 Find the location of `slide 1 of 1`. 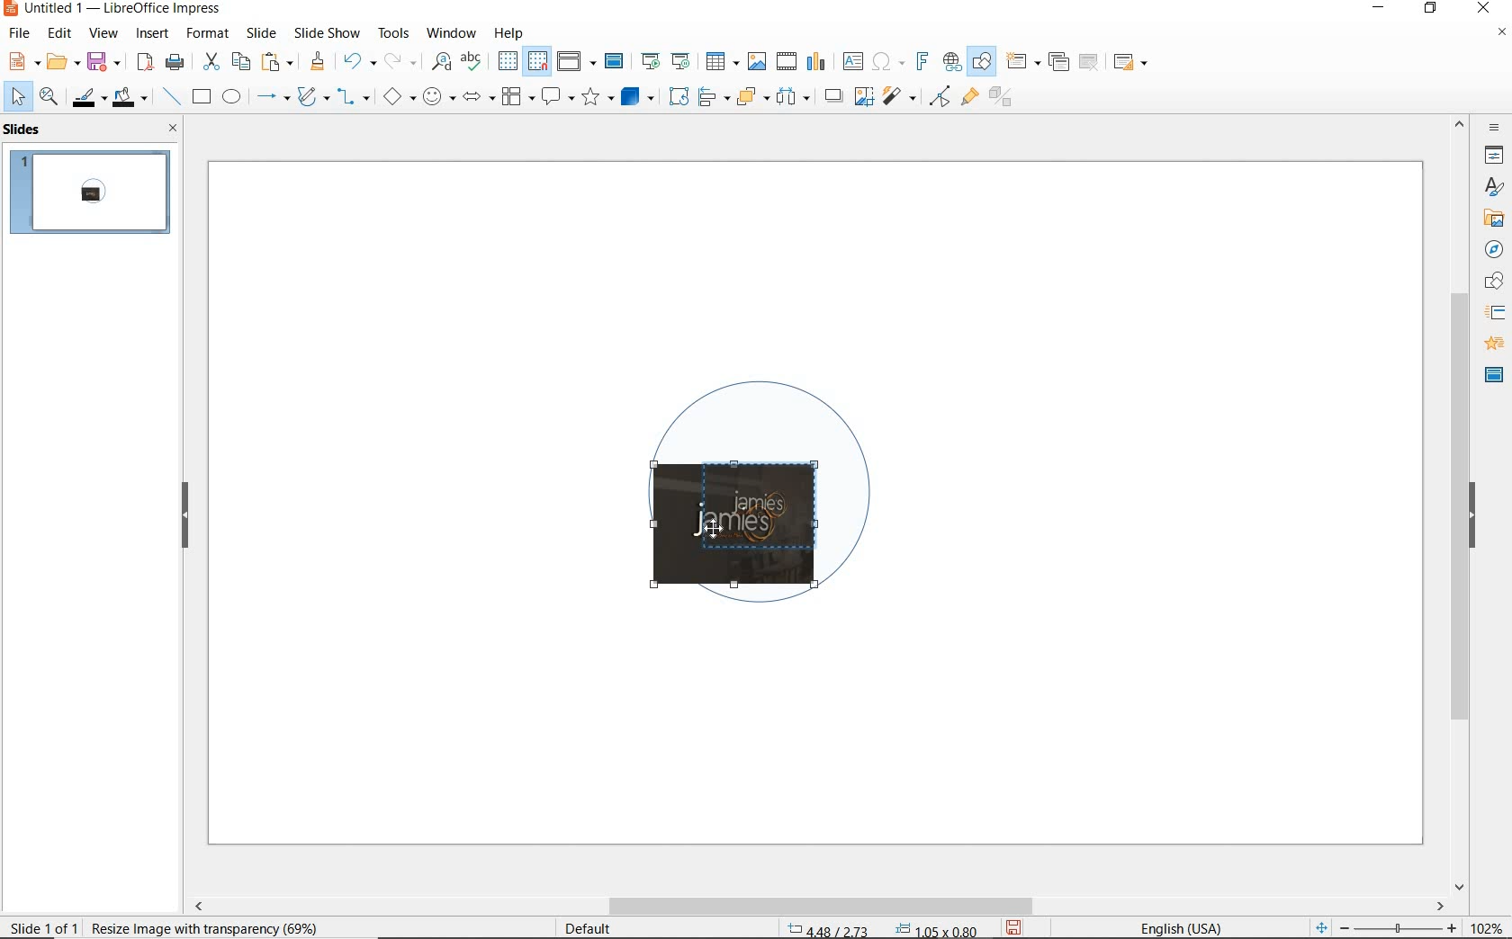

slide 1 of 1 is located at coordinates (45, 924).